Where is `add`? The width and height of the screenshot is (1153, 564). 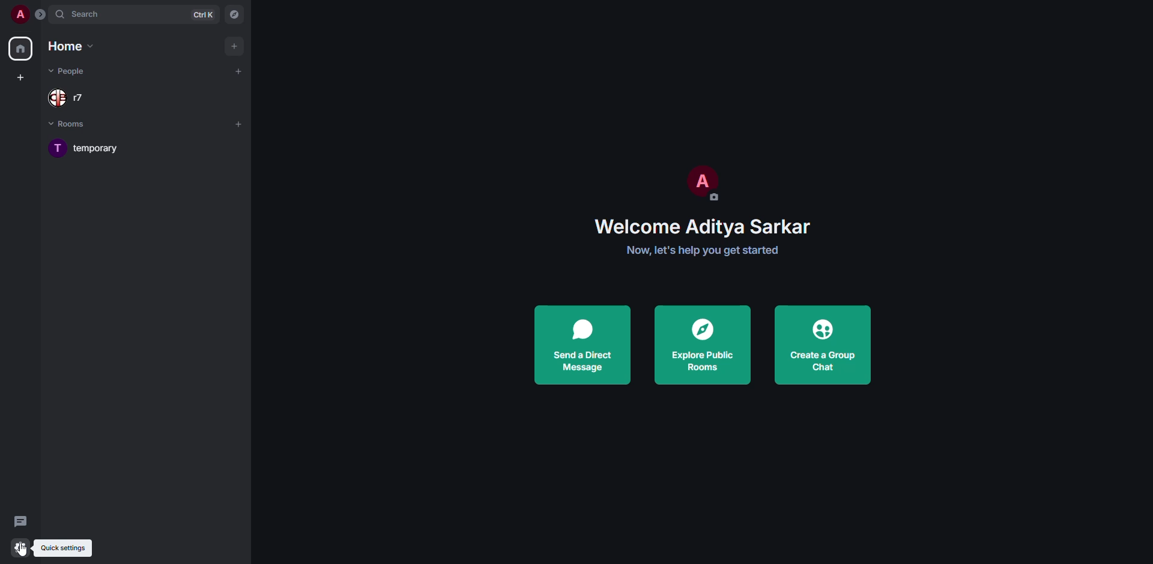 add is located at coordinates (239, 123).